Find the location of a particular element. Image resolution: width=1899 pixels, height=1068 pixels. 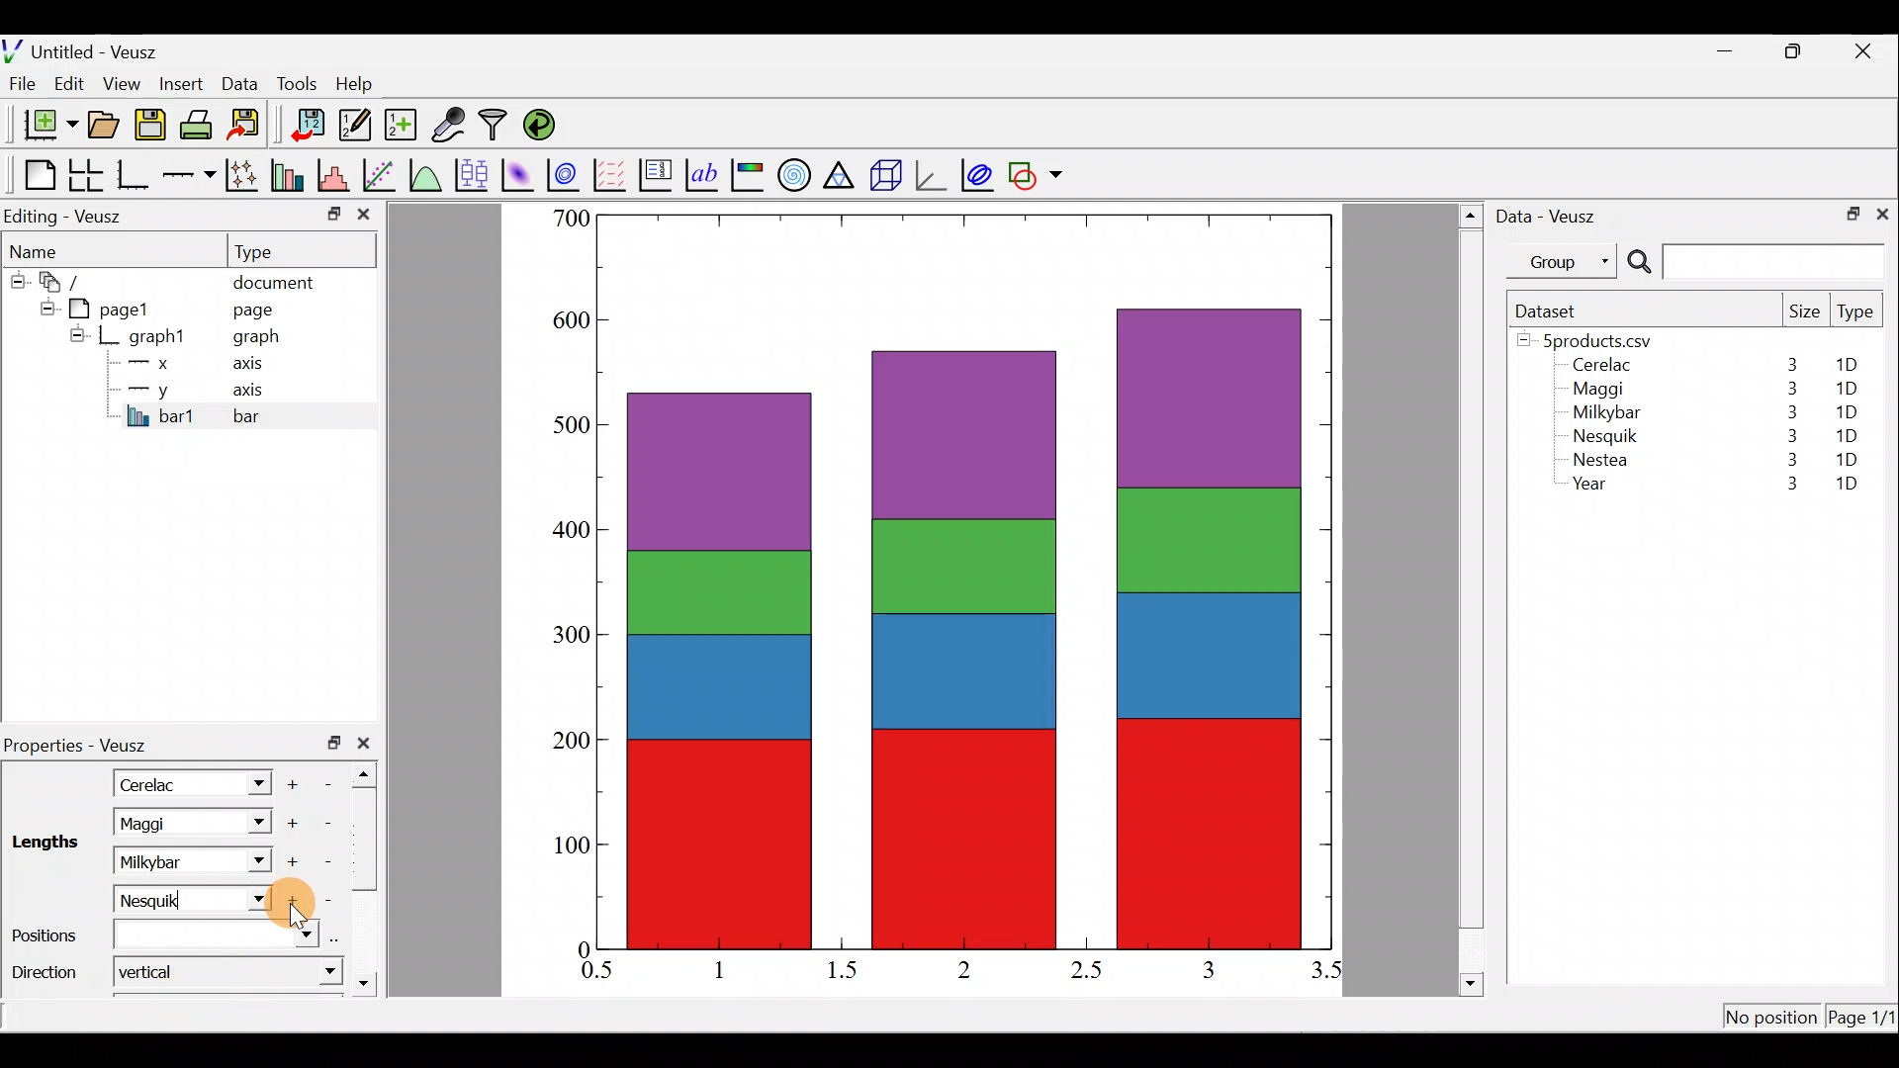

pagel is located at coordinates (118, 307).